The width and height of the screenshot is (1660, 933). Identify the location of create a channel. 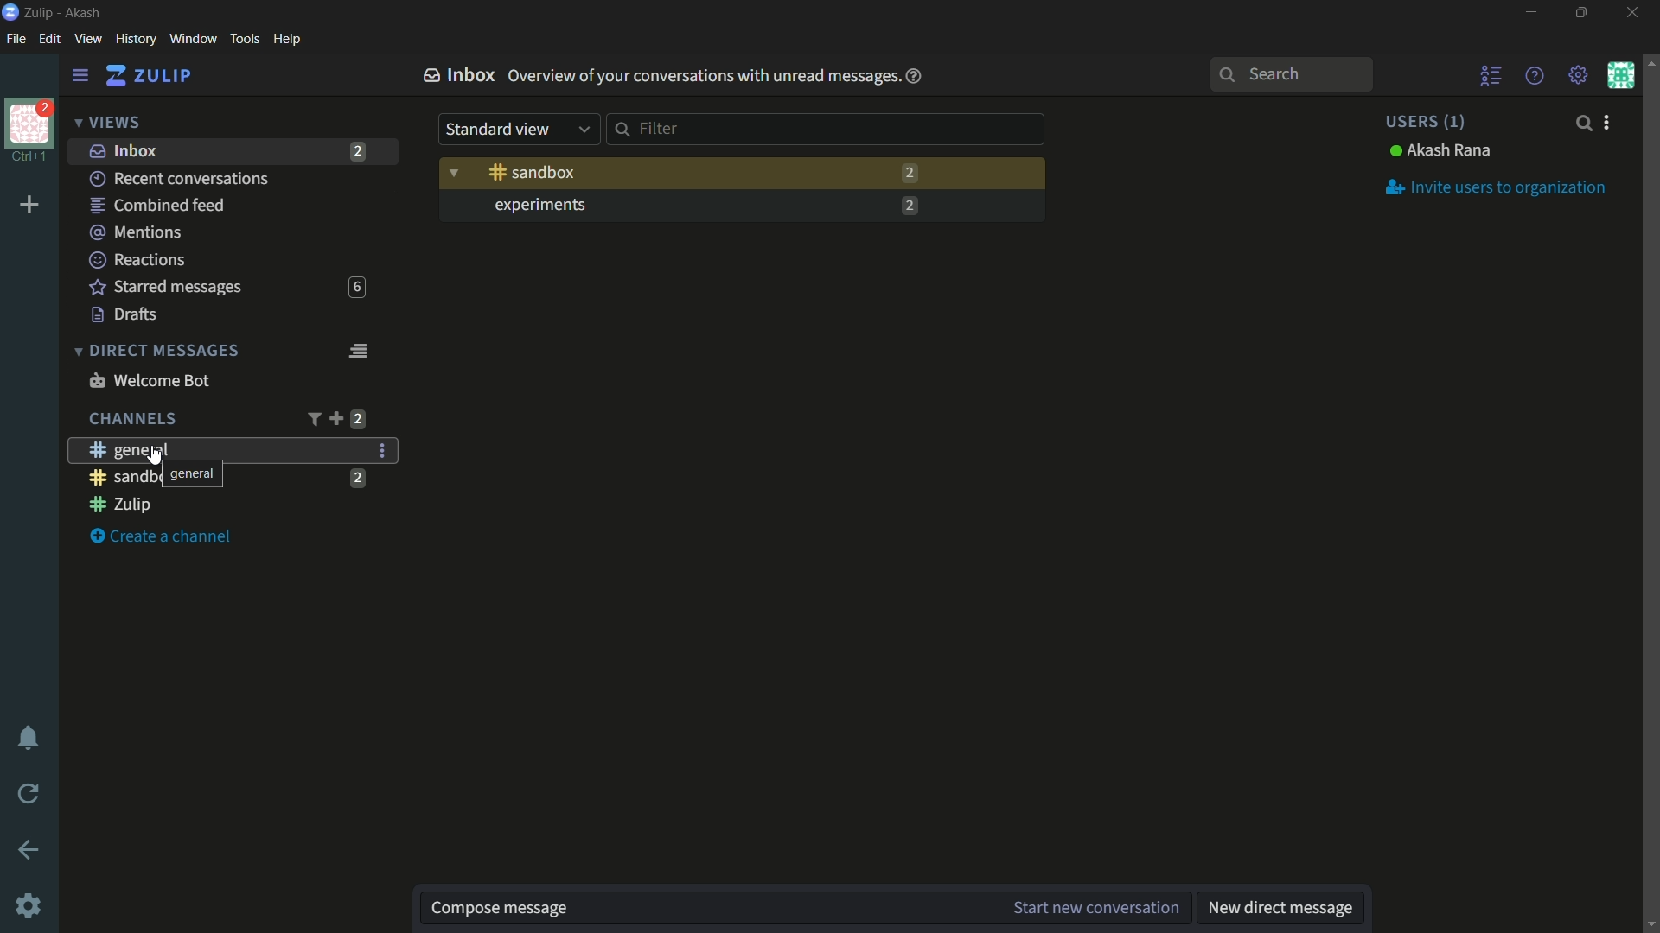
(162, 537).